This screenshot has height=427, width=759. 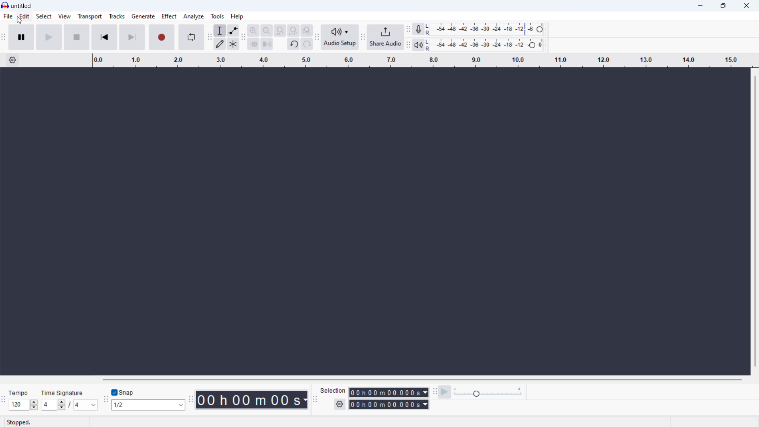 What do you see at coordinates (5, 5) in the screenshot?
I see `logo` at bounding box center [5, 5].